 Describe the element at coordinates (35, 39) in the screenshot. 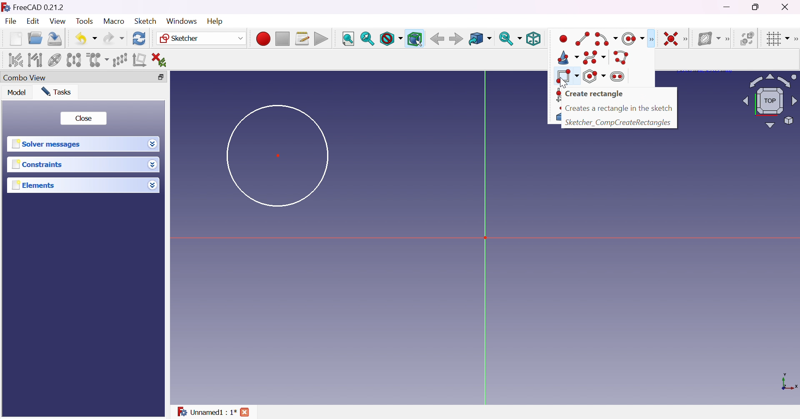

I see `Open...` at that location.